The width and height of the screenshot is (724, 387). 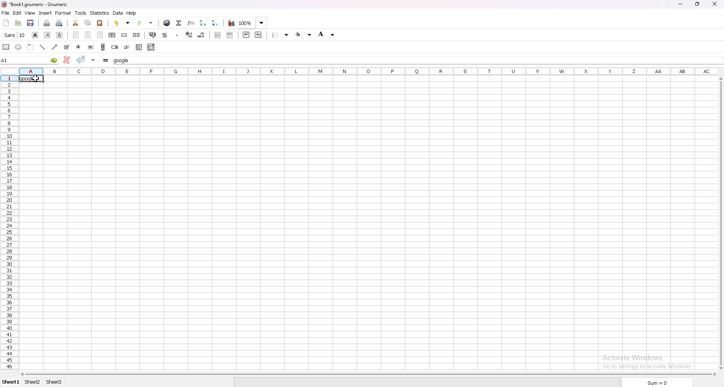 I want to click on button, so click(x=91, y=47).